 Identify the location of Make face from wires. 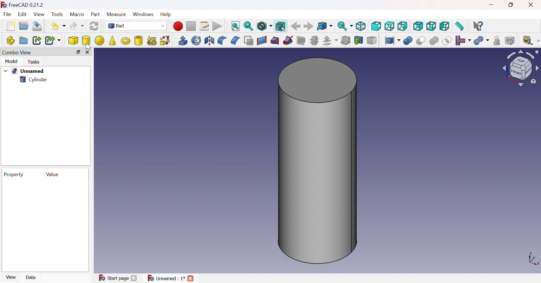
(249, 41).